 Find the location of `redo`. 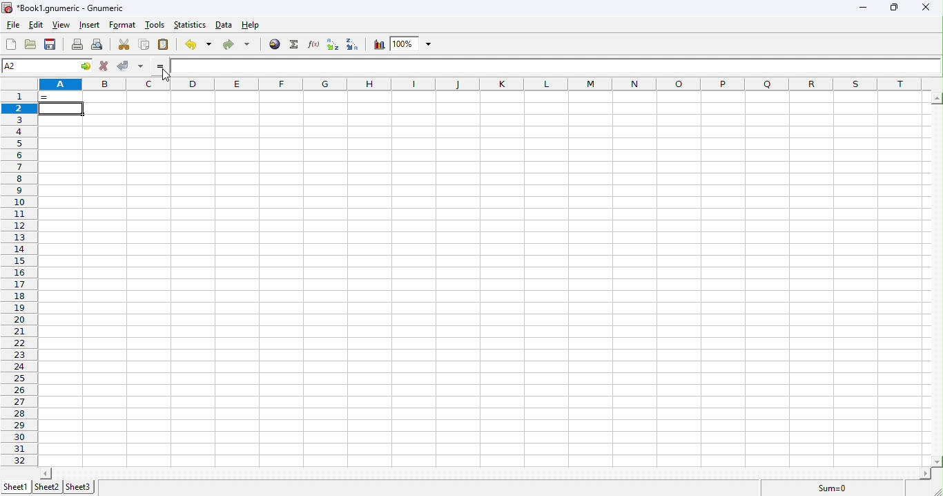

redo is located at coordinates (239, 46).